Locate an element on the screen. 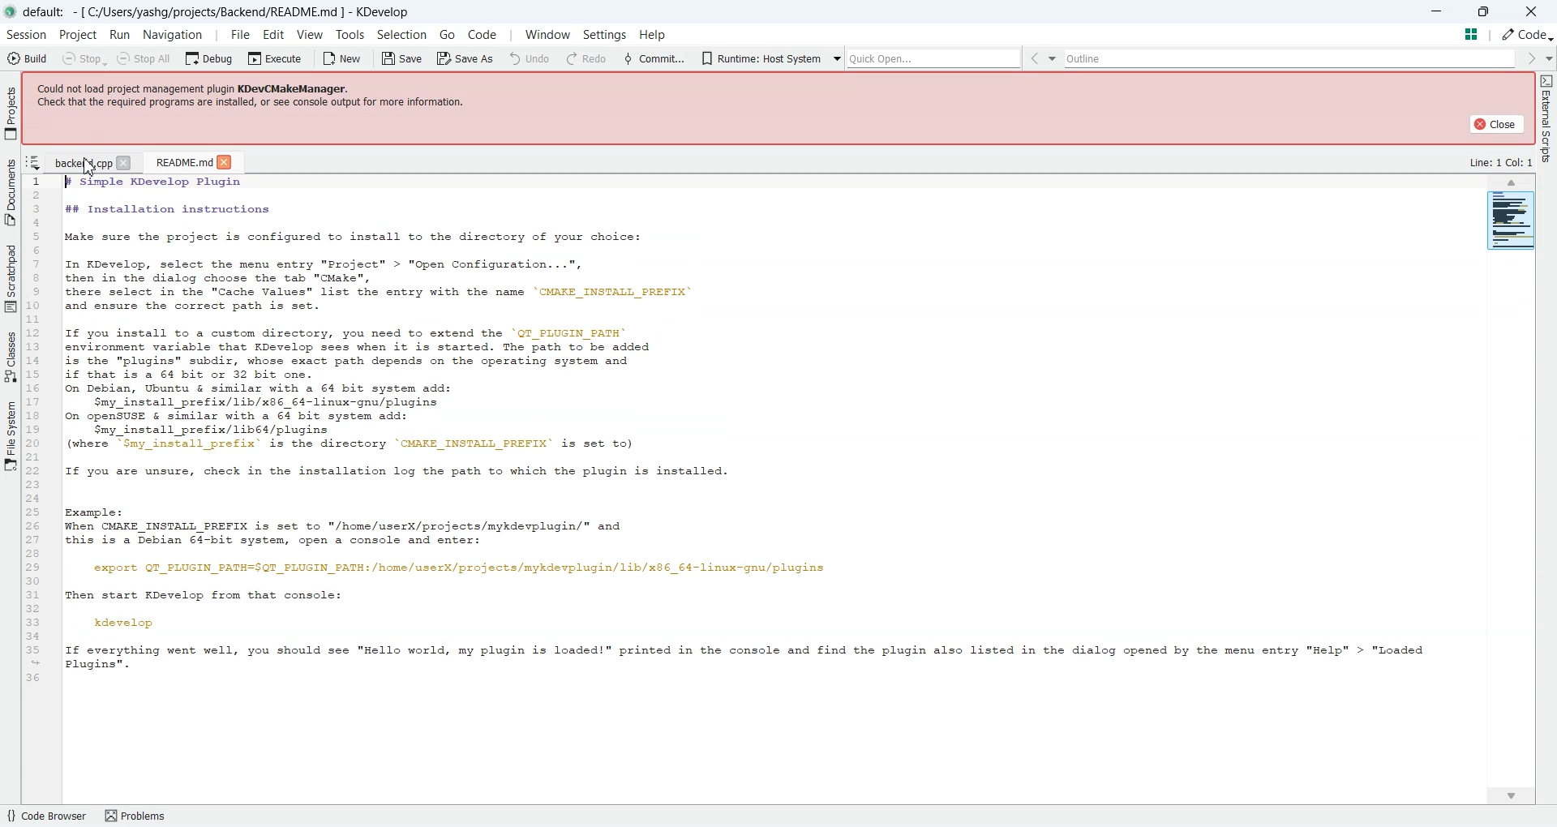 The width and height of the screenshot is (1557, 827). Close is located at coordinates (1531, 11).